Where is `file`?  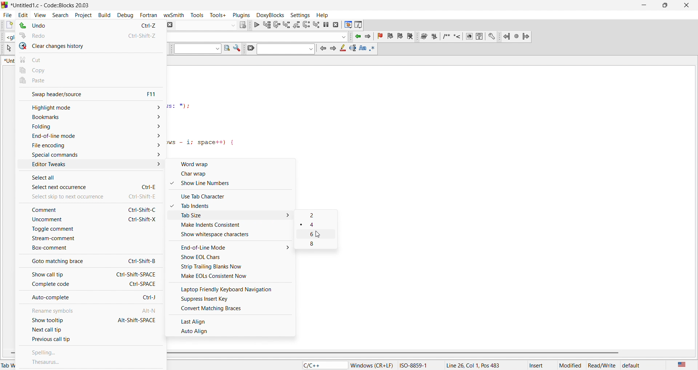
file is located at coordinates (8, 14).